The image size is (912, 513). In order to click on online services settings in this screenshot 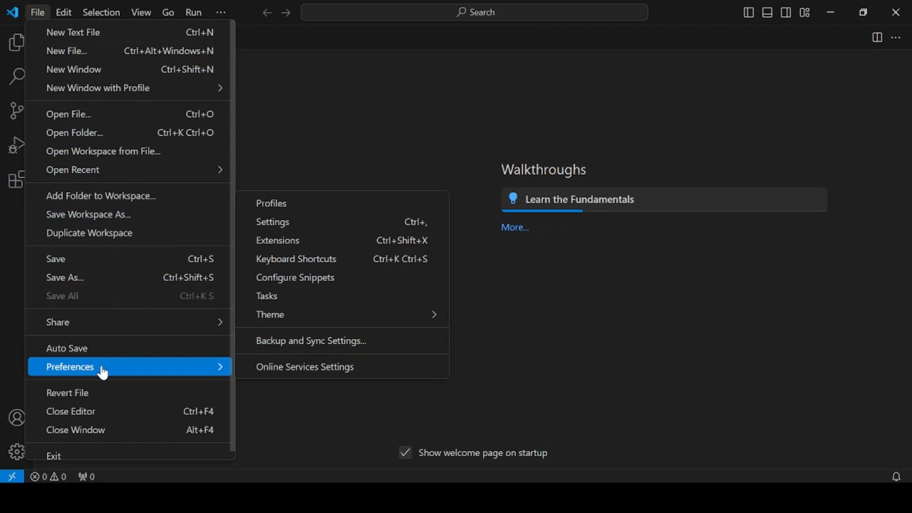, I will do `click(309, 369)`.